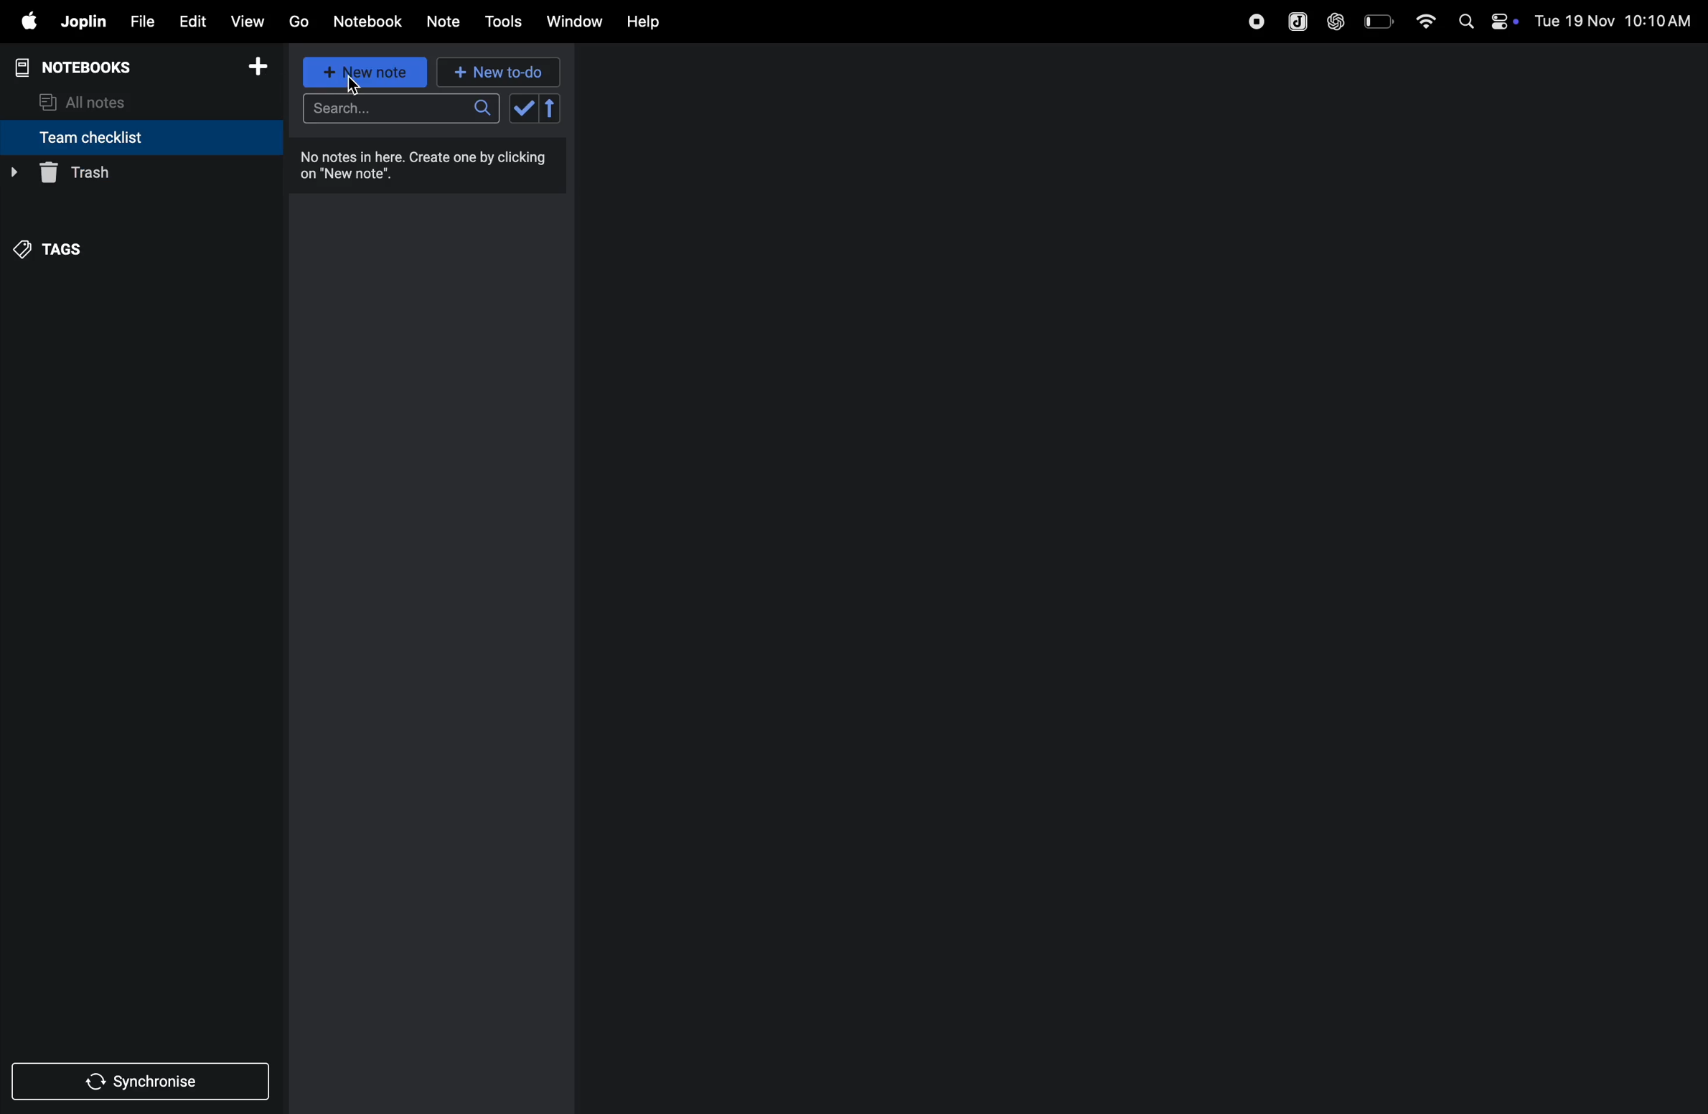 The height and width of the screenshot is (1114, 1708). I want to click on tools, so click(505, 22).